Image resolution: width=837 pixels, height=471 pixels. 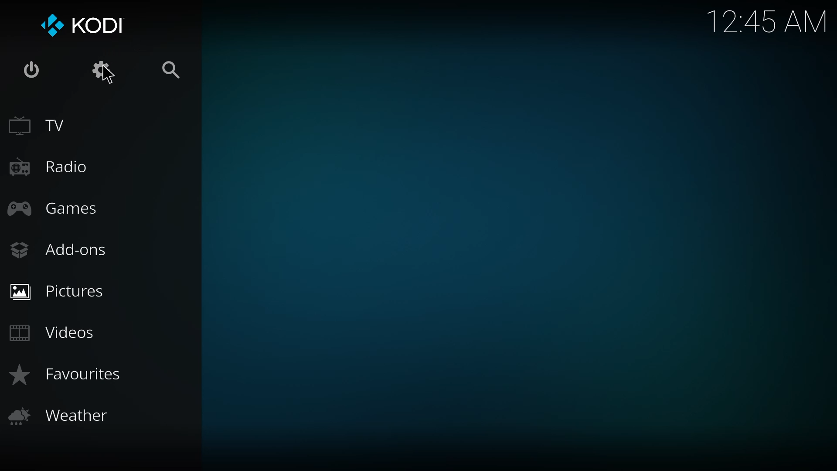 What do you see at coordinates (73, 376) in the screenshot?
I see `favorites` at bounding box center [73, 376].